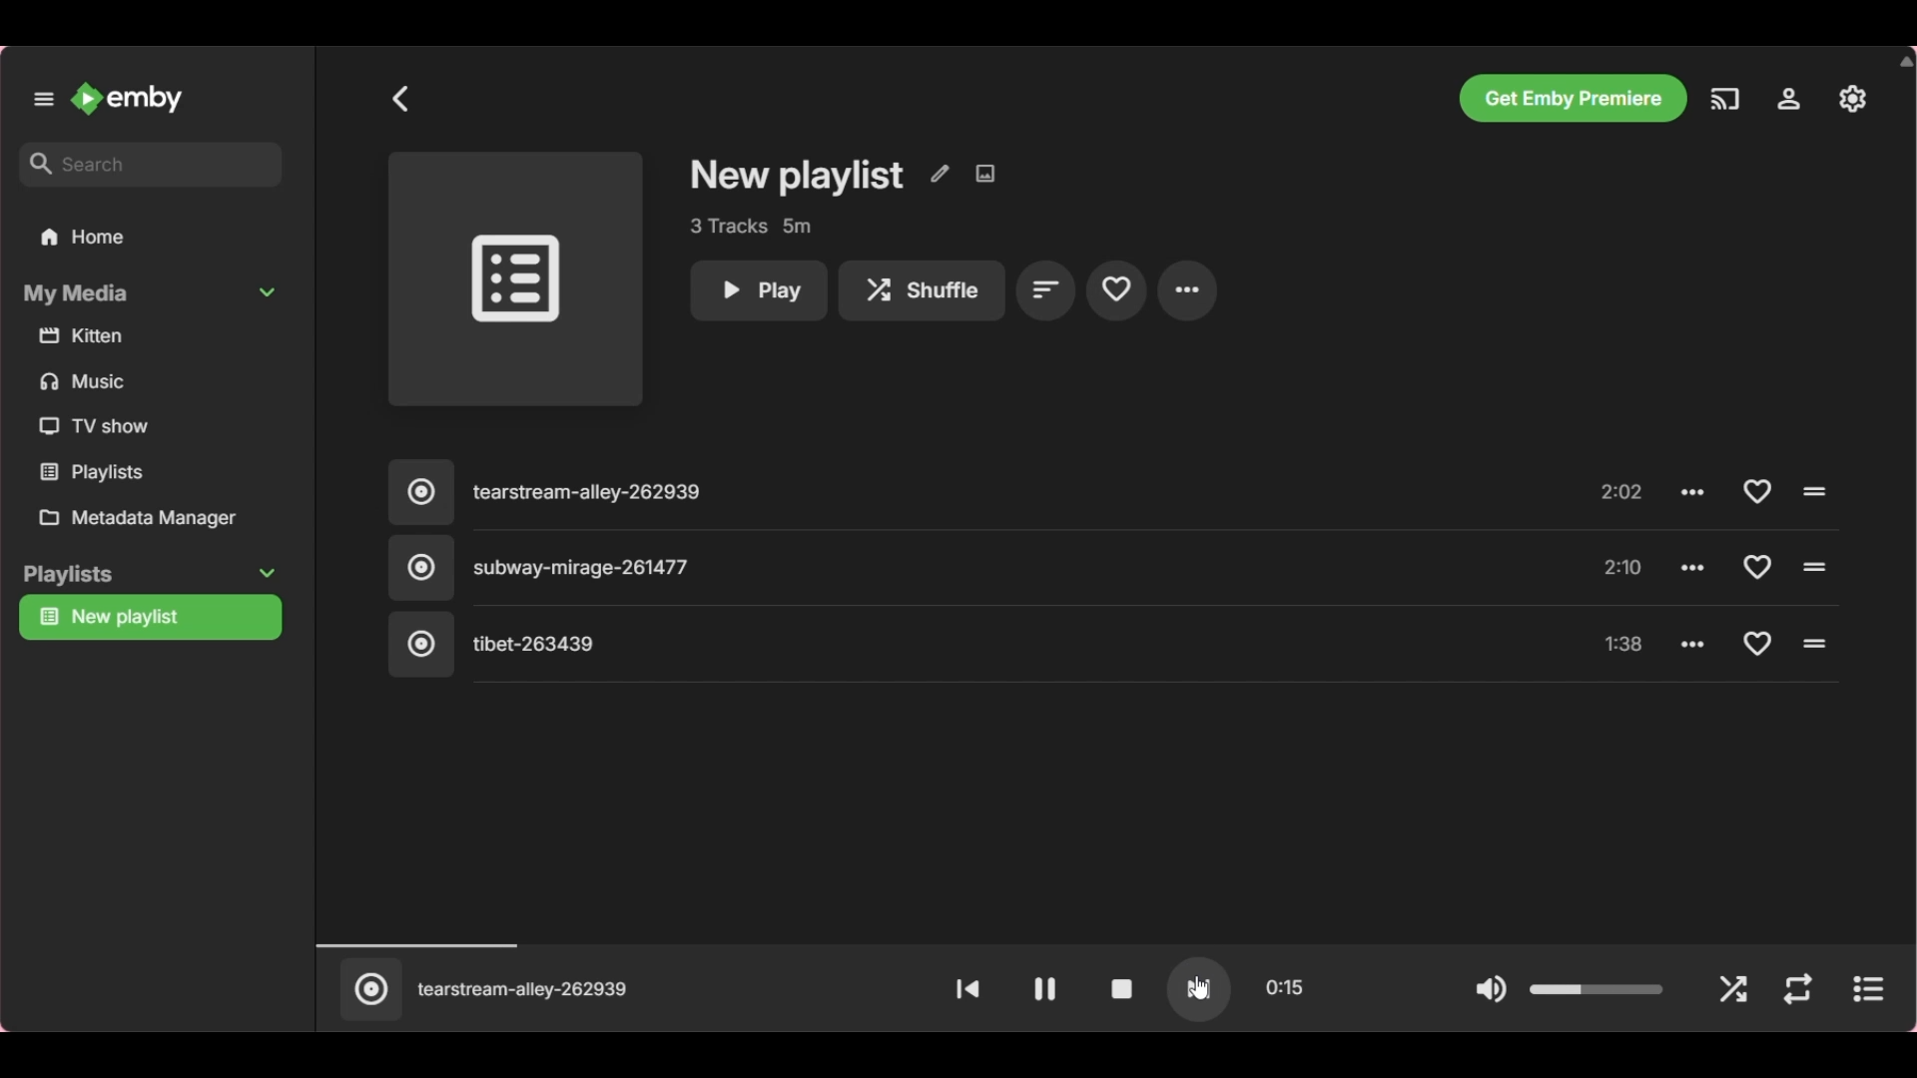 Image resolution: width=1917 pixels, height=1078 pixels. I want to click on cursor, so click(1200, 989).